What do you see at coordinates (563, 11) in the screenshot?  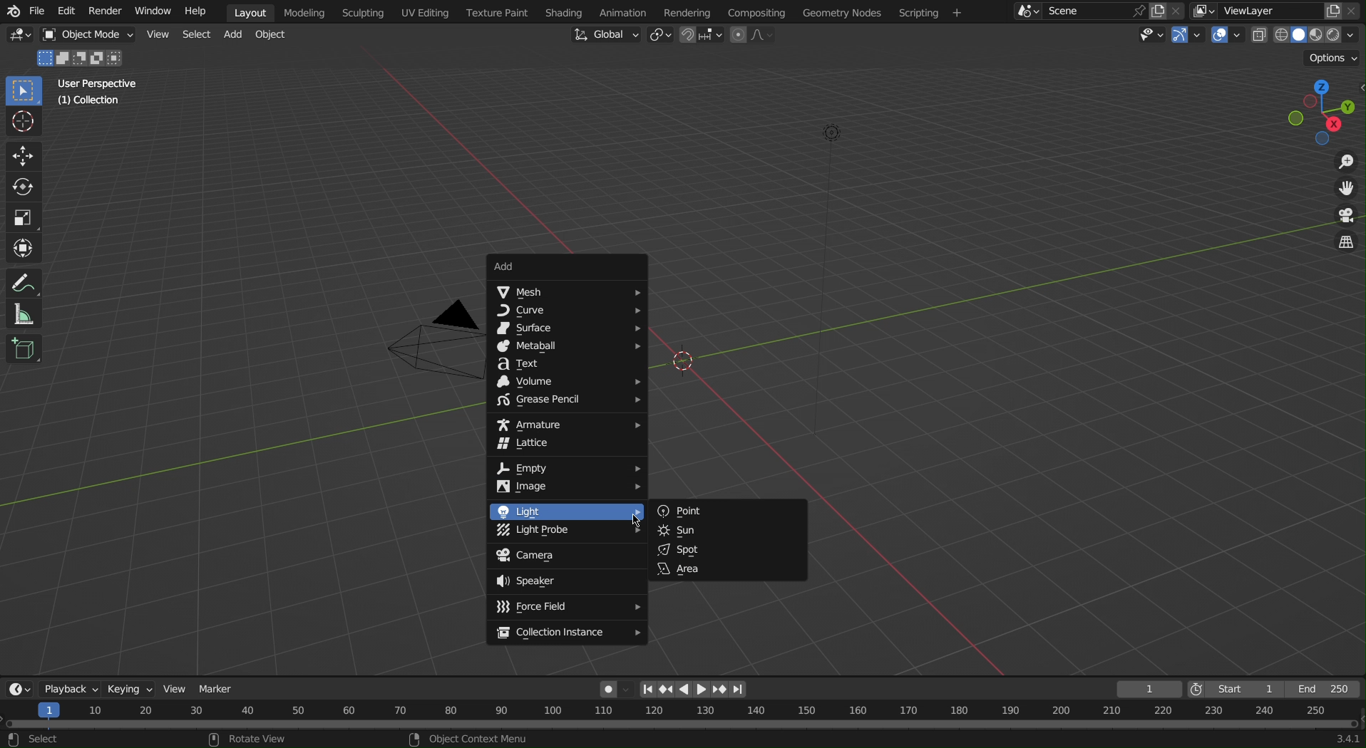 I see `Shading` at bounding box center [563, 11].